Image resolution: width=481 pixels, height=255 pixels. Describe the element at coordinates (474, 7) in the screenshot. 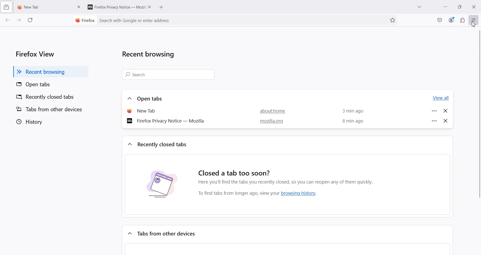

I see `Close` at that location.